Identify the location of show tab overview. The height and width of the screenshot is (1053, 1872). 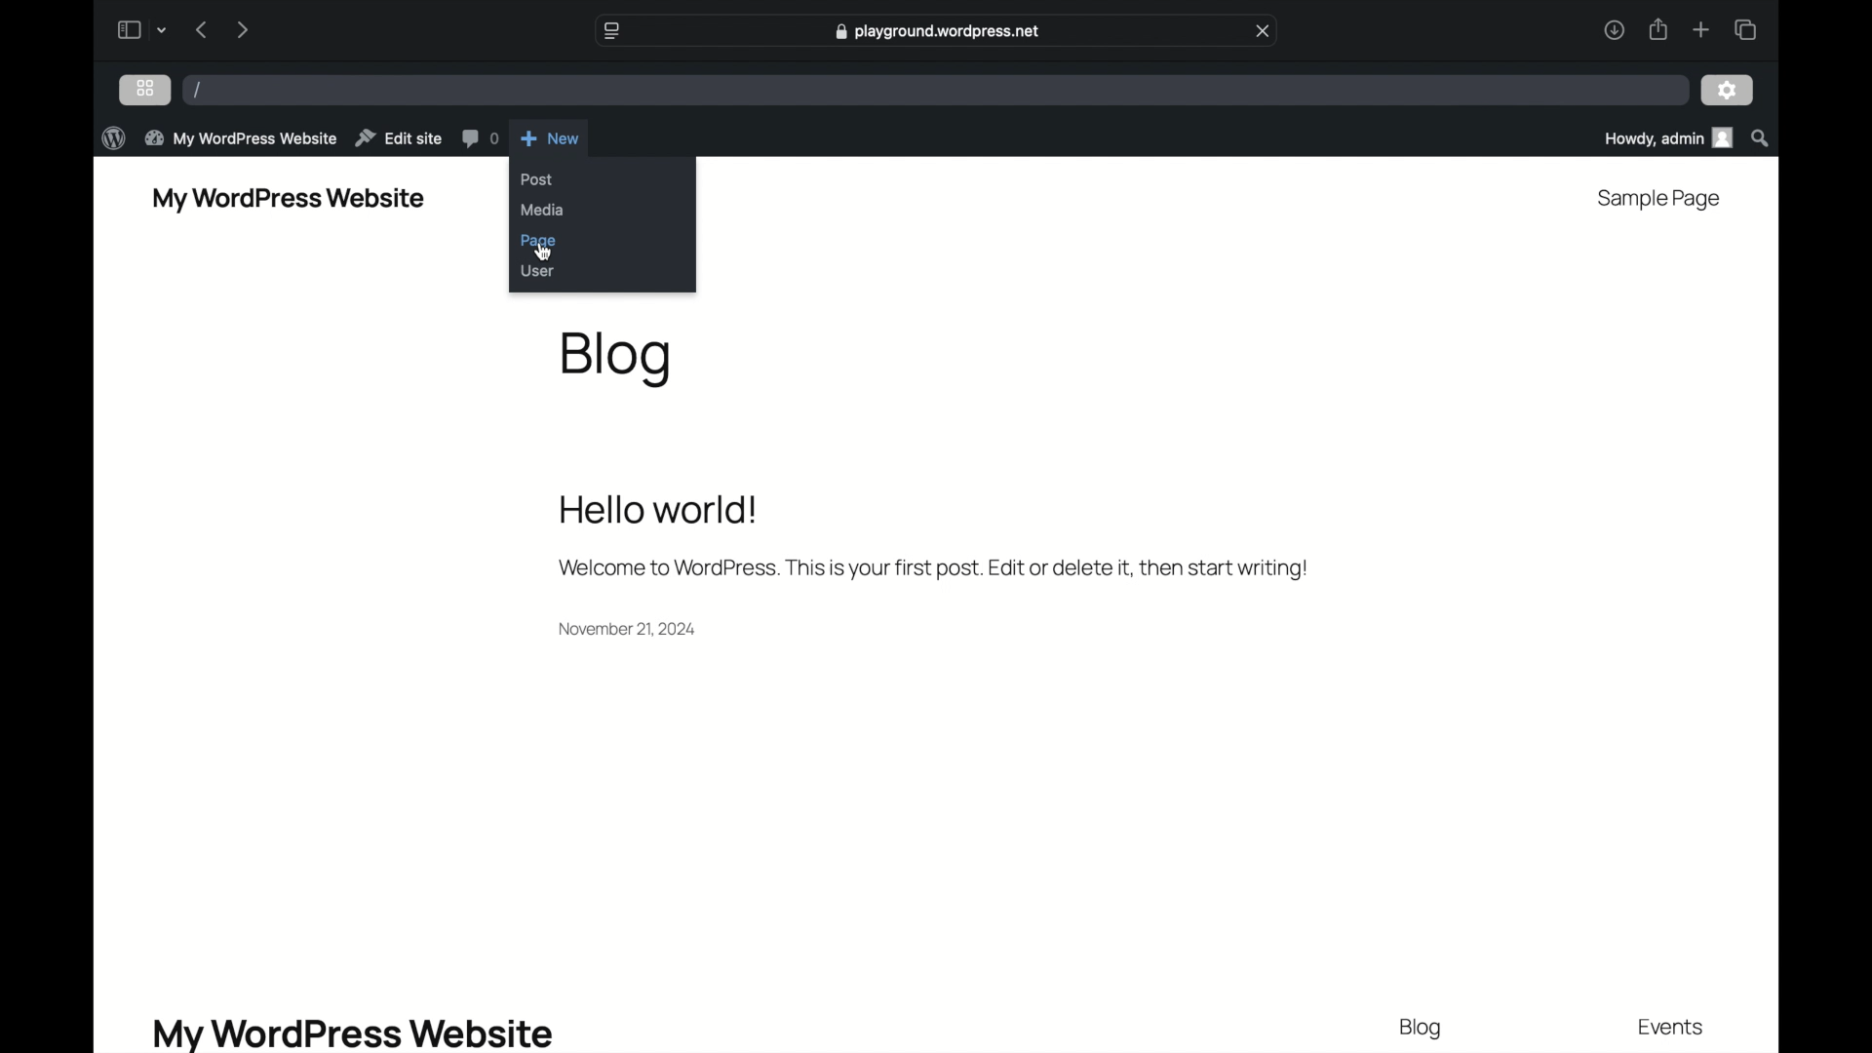
(1745, 29).